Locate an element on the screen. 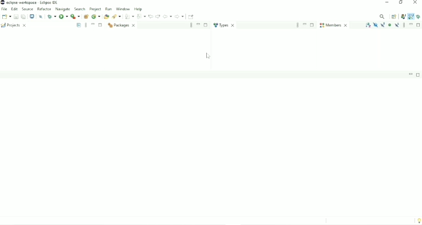 This screenshot has width=422, height=225. Edit is located at coordinates (15, 9).